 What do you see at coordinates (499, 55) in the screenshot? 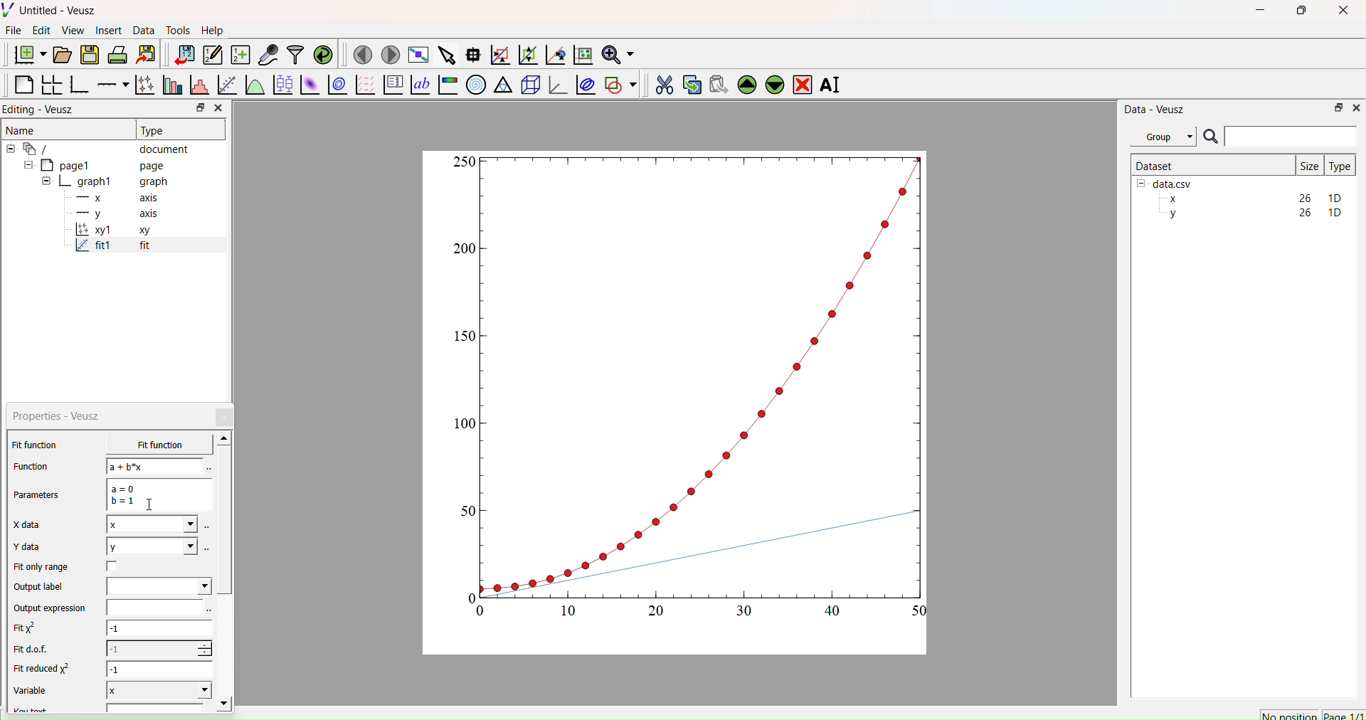
I see `Zoom graph axes` at bounding box center [499, 55].